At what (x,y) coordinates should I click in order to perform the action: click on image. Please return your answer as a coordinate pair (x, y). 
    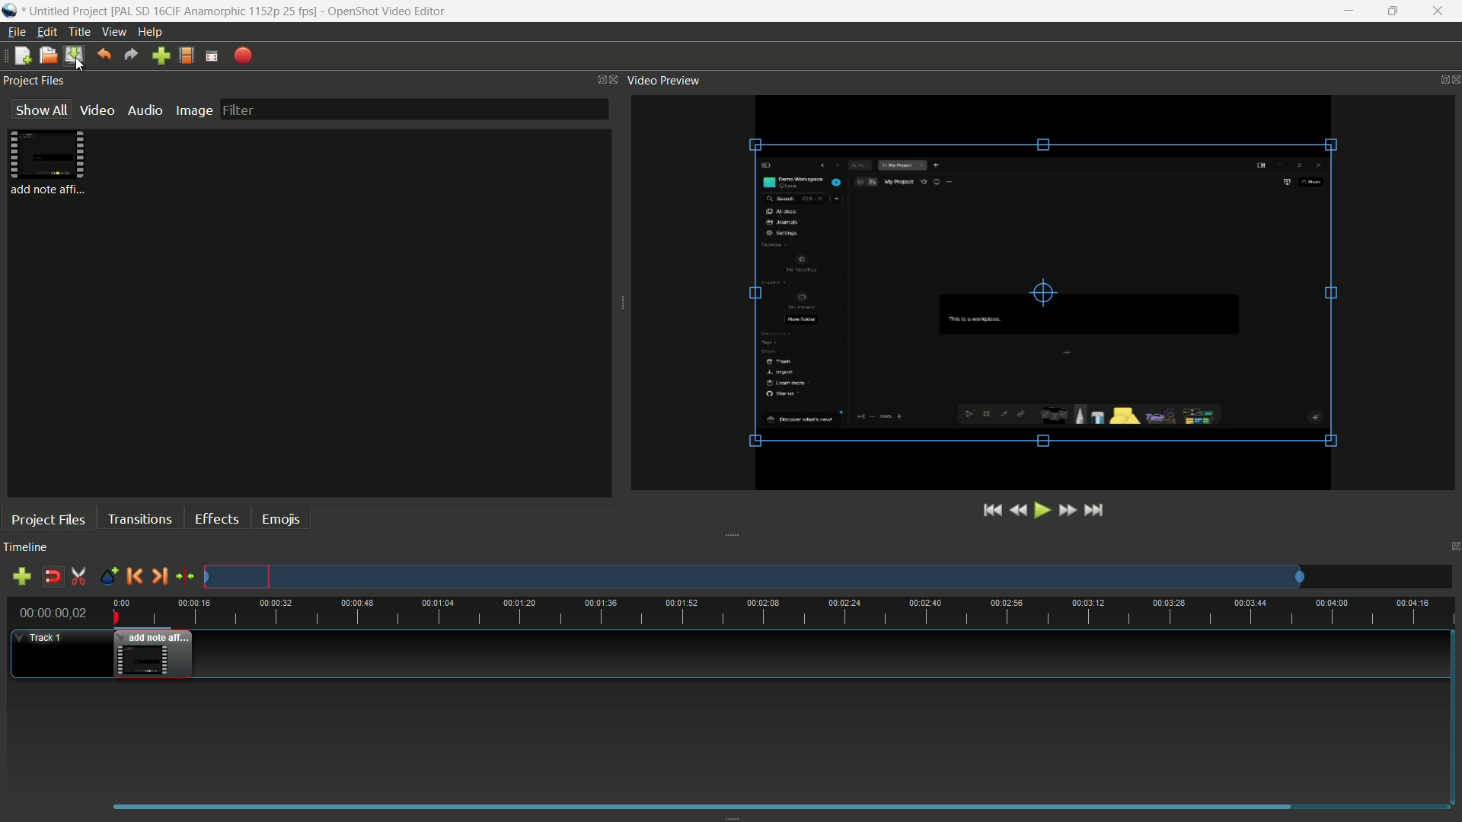
    Looking at the image, I should click on (191, 110).